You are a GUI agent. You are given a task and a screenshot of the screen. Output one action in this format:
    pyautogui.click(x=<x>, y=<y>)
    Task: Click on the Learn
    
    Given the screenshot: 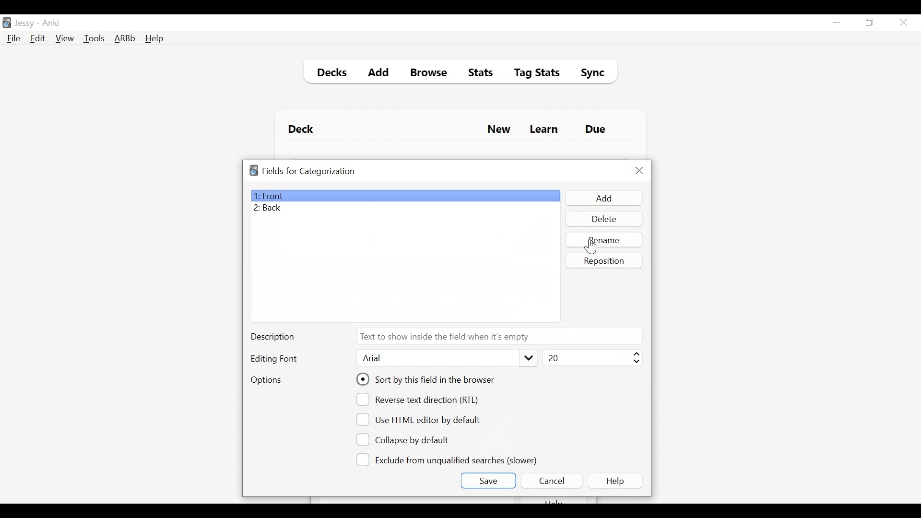 What is the action you would take?
    pyautogui.click(x=543, y=130)
    